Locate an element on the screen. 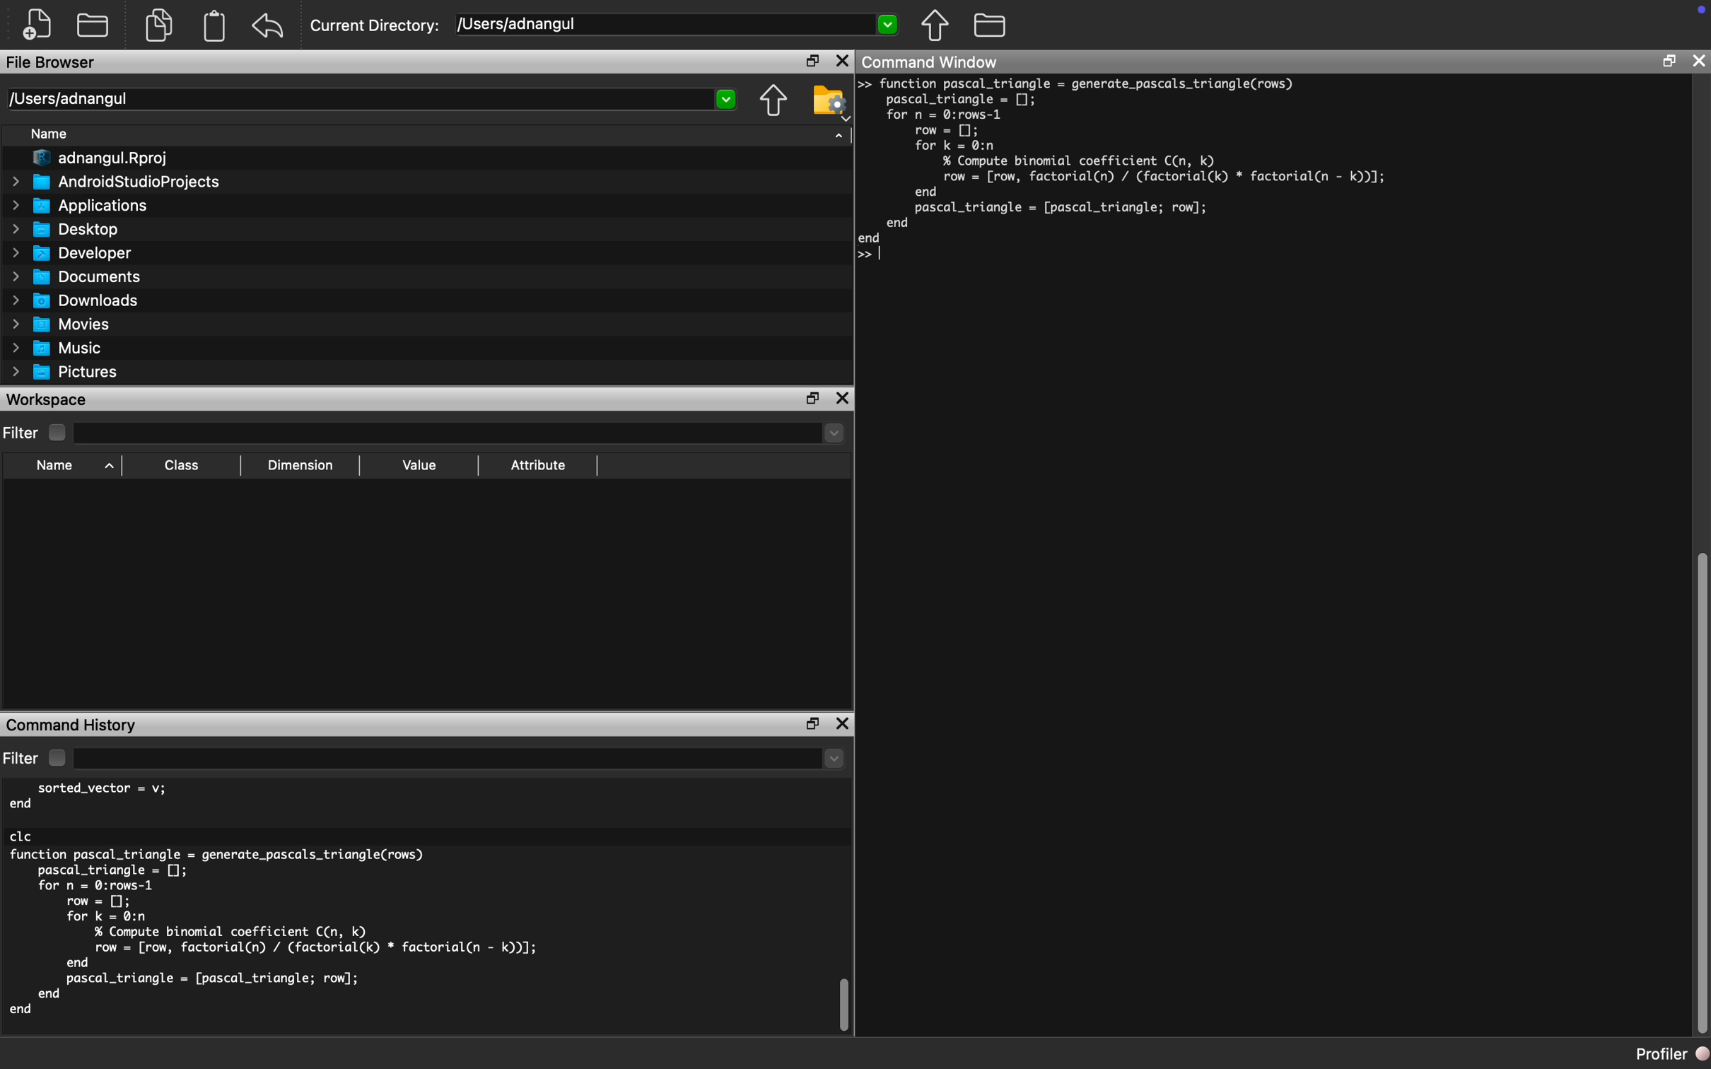 This screenshot has height=1069, width=1711. Downloads is located at coordinates (76, 301).